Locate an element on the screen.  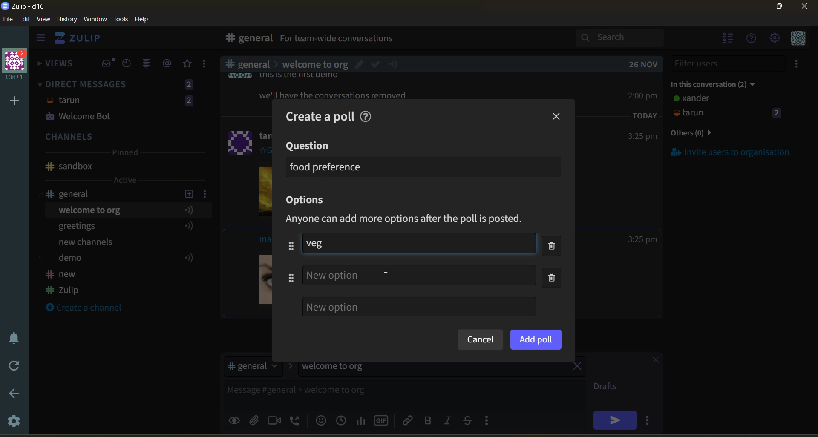
in this conversation is located at coordinates (722, 83).